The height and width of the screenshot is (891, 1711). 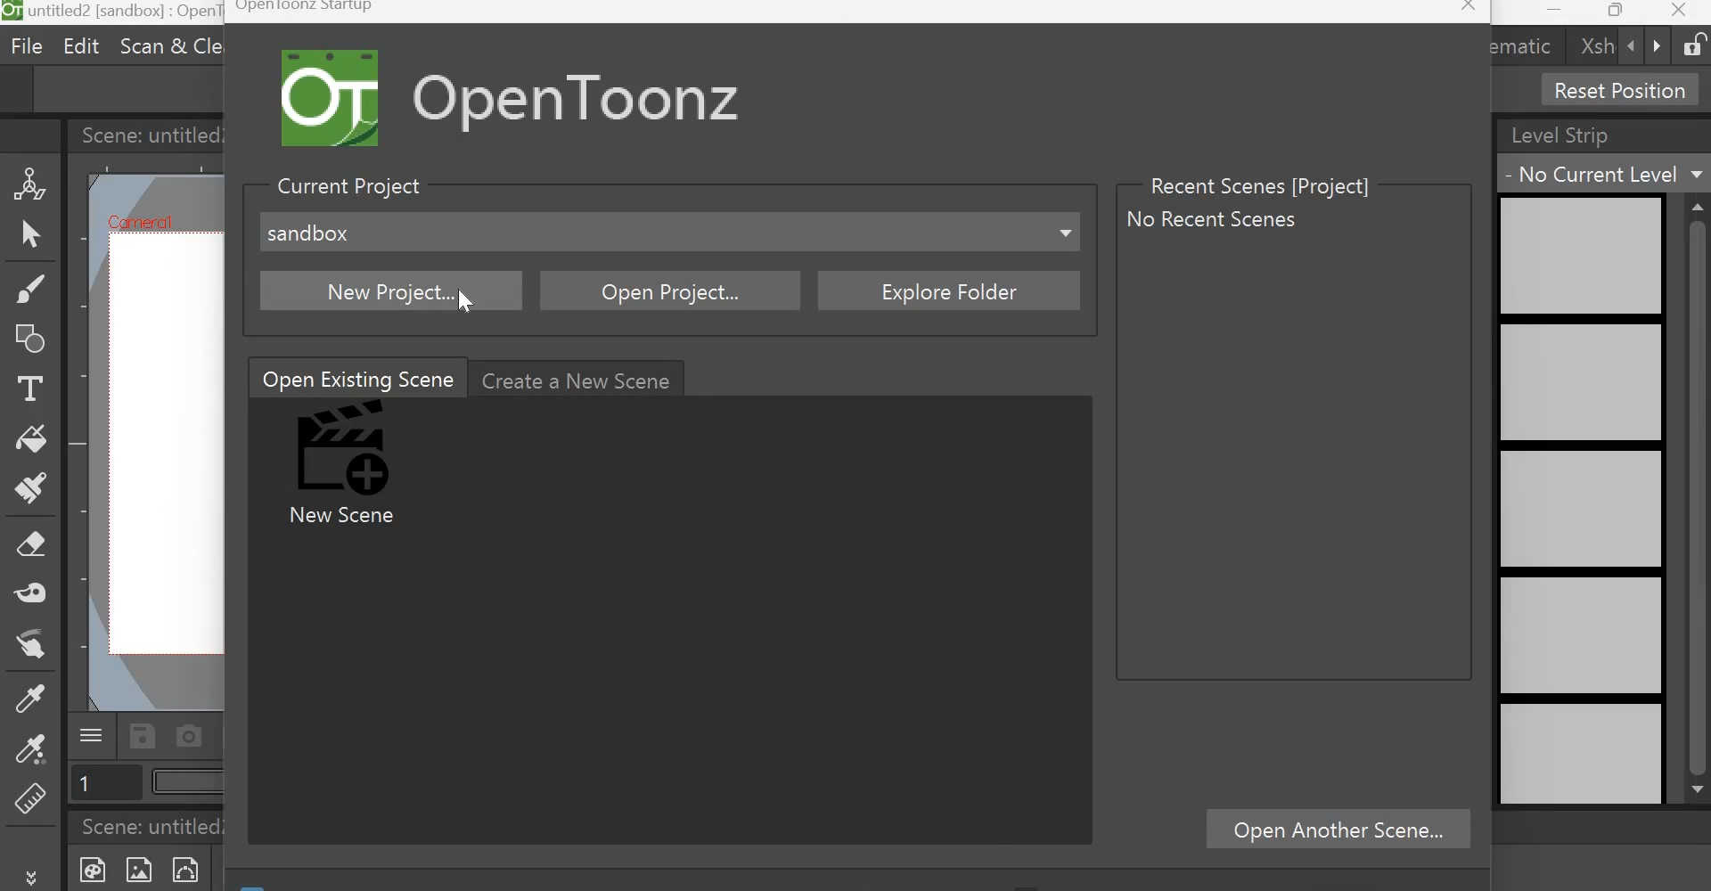 What do you see at coordinates (192, 735) in the screenshot?
I see `Capture` at bounding box center [192, 735].